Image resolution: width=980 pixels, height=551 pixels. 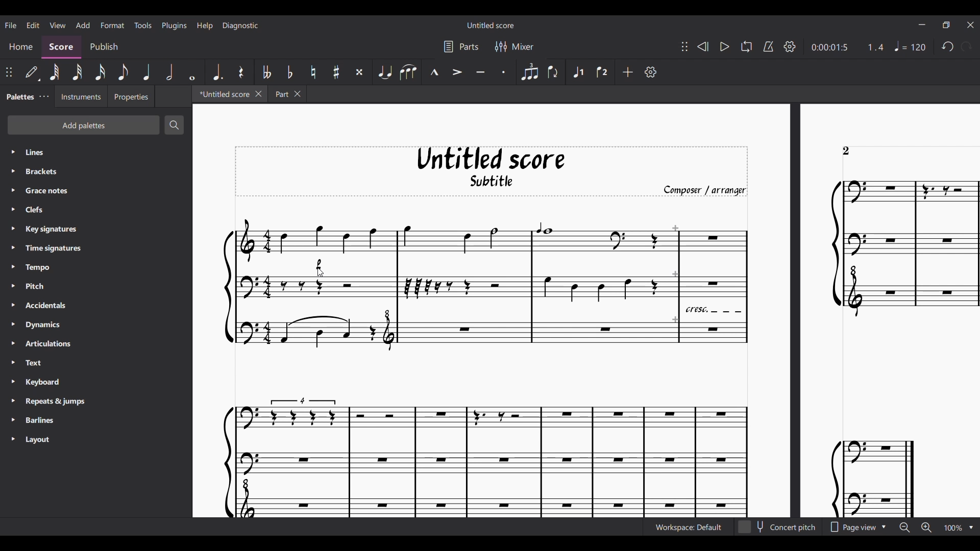 I want to click on Rest, so click(x=241, y=72).